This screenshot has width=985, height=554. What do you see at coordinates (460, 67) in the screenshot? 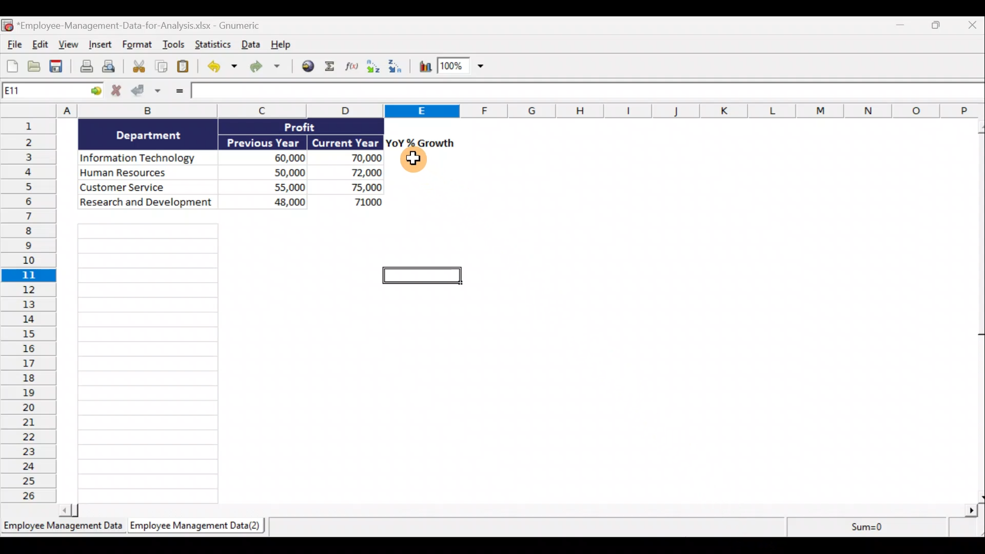
I see `Zoom` at bounding box center [460, 67].